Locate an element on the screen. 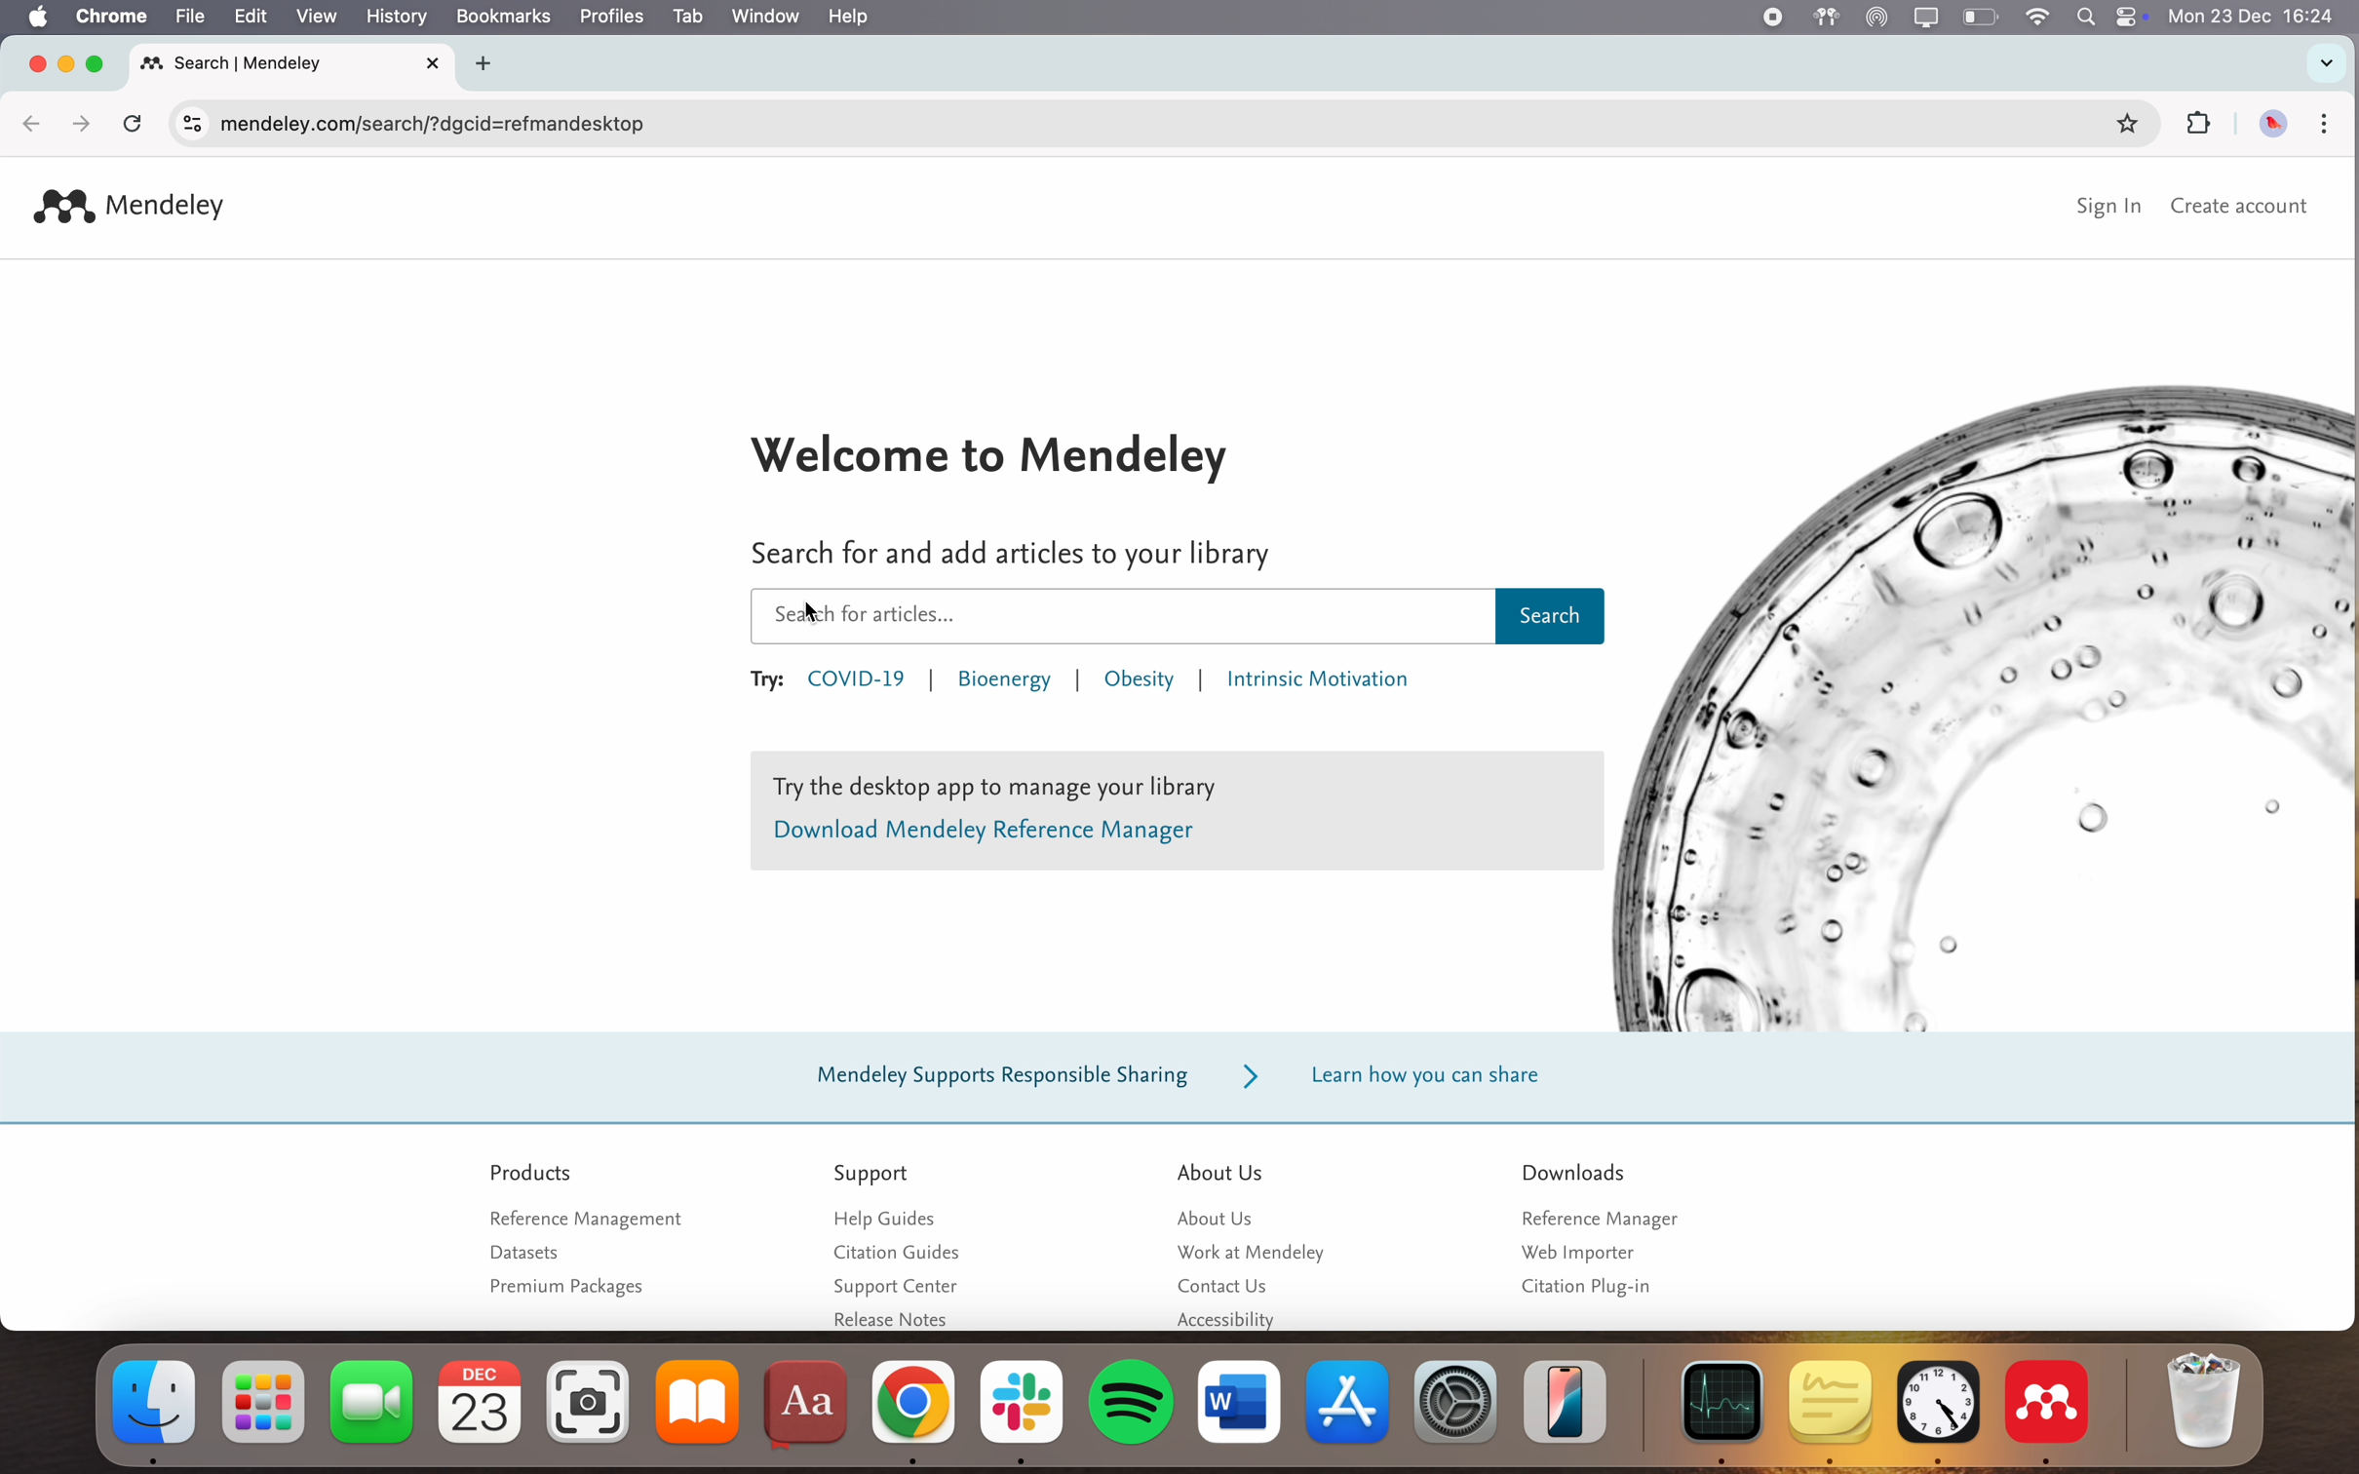  sign in is located at coordinates (2113, 209).